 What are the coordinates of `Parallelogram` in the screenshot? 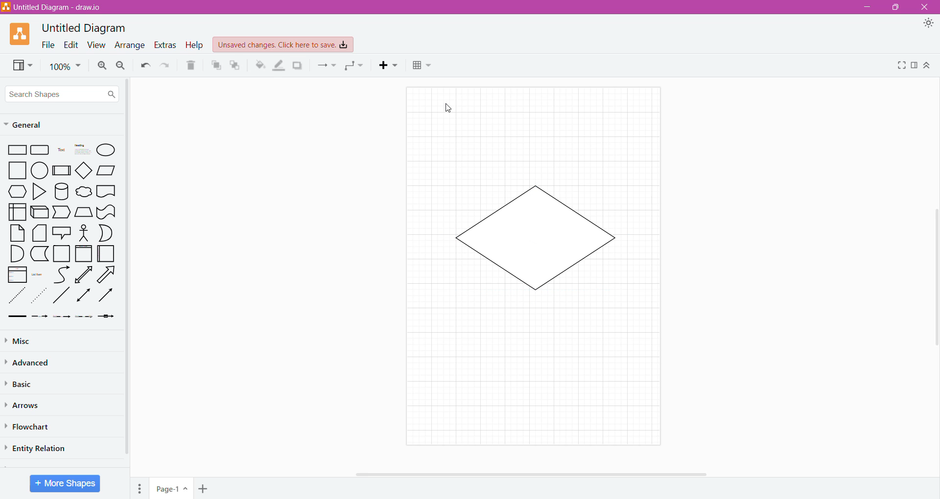 It's located at (107, 170).